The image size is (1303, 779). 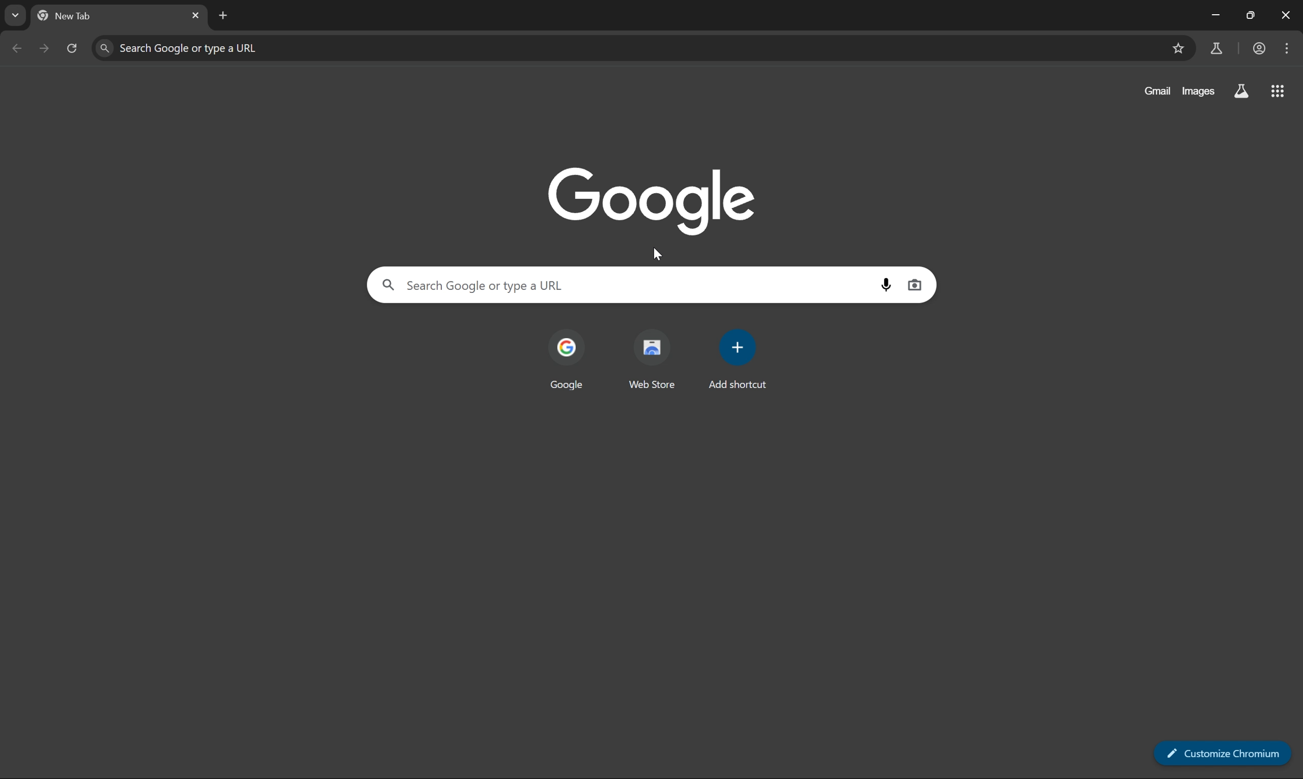 I want to click on search by image, so click(x=915, y=284).